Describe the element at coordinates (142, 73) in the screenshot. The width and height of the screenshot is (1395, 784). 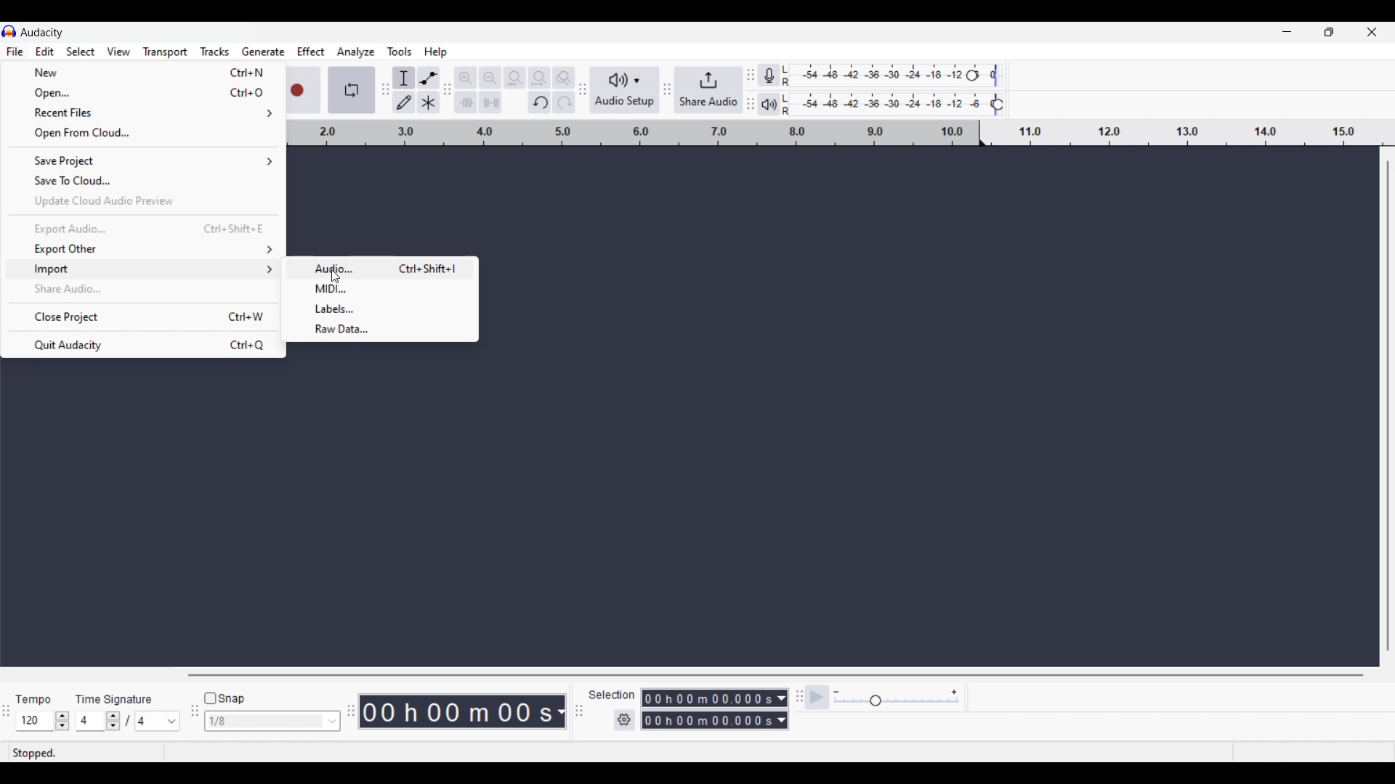
I see `New      Ctrl+N` at that location.